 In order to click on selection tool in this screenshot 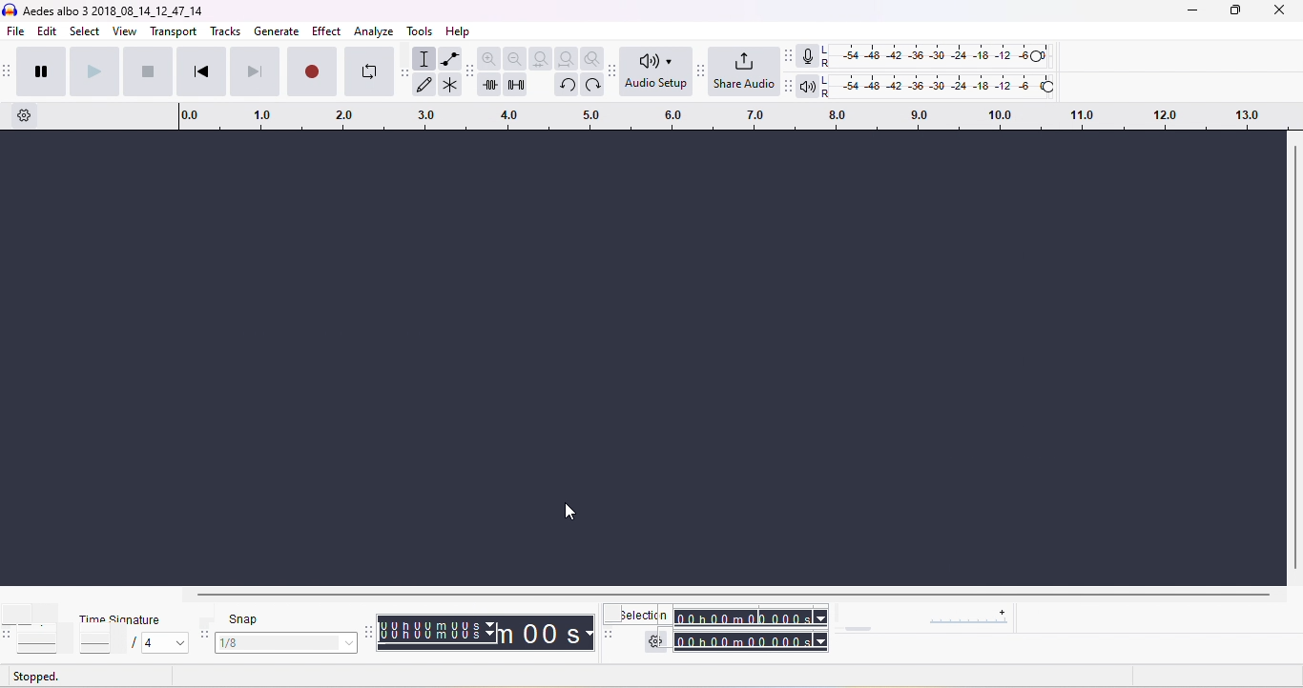, I will do `click(425, 58)`.